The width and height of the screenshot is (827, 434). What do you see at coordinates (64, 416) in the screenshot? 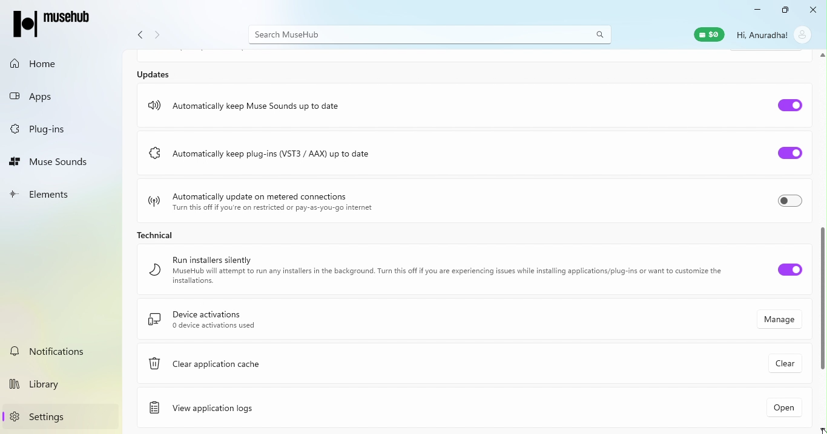
I see `Settings` at bounding box center [64, 416].